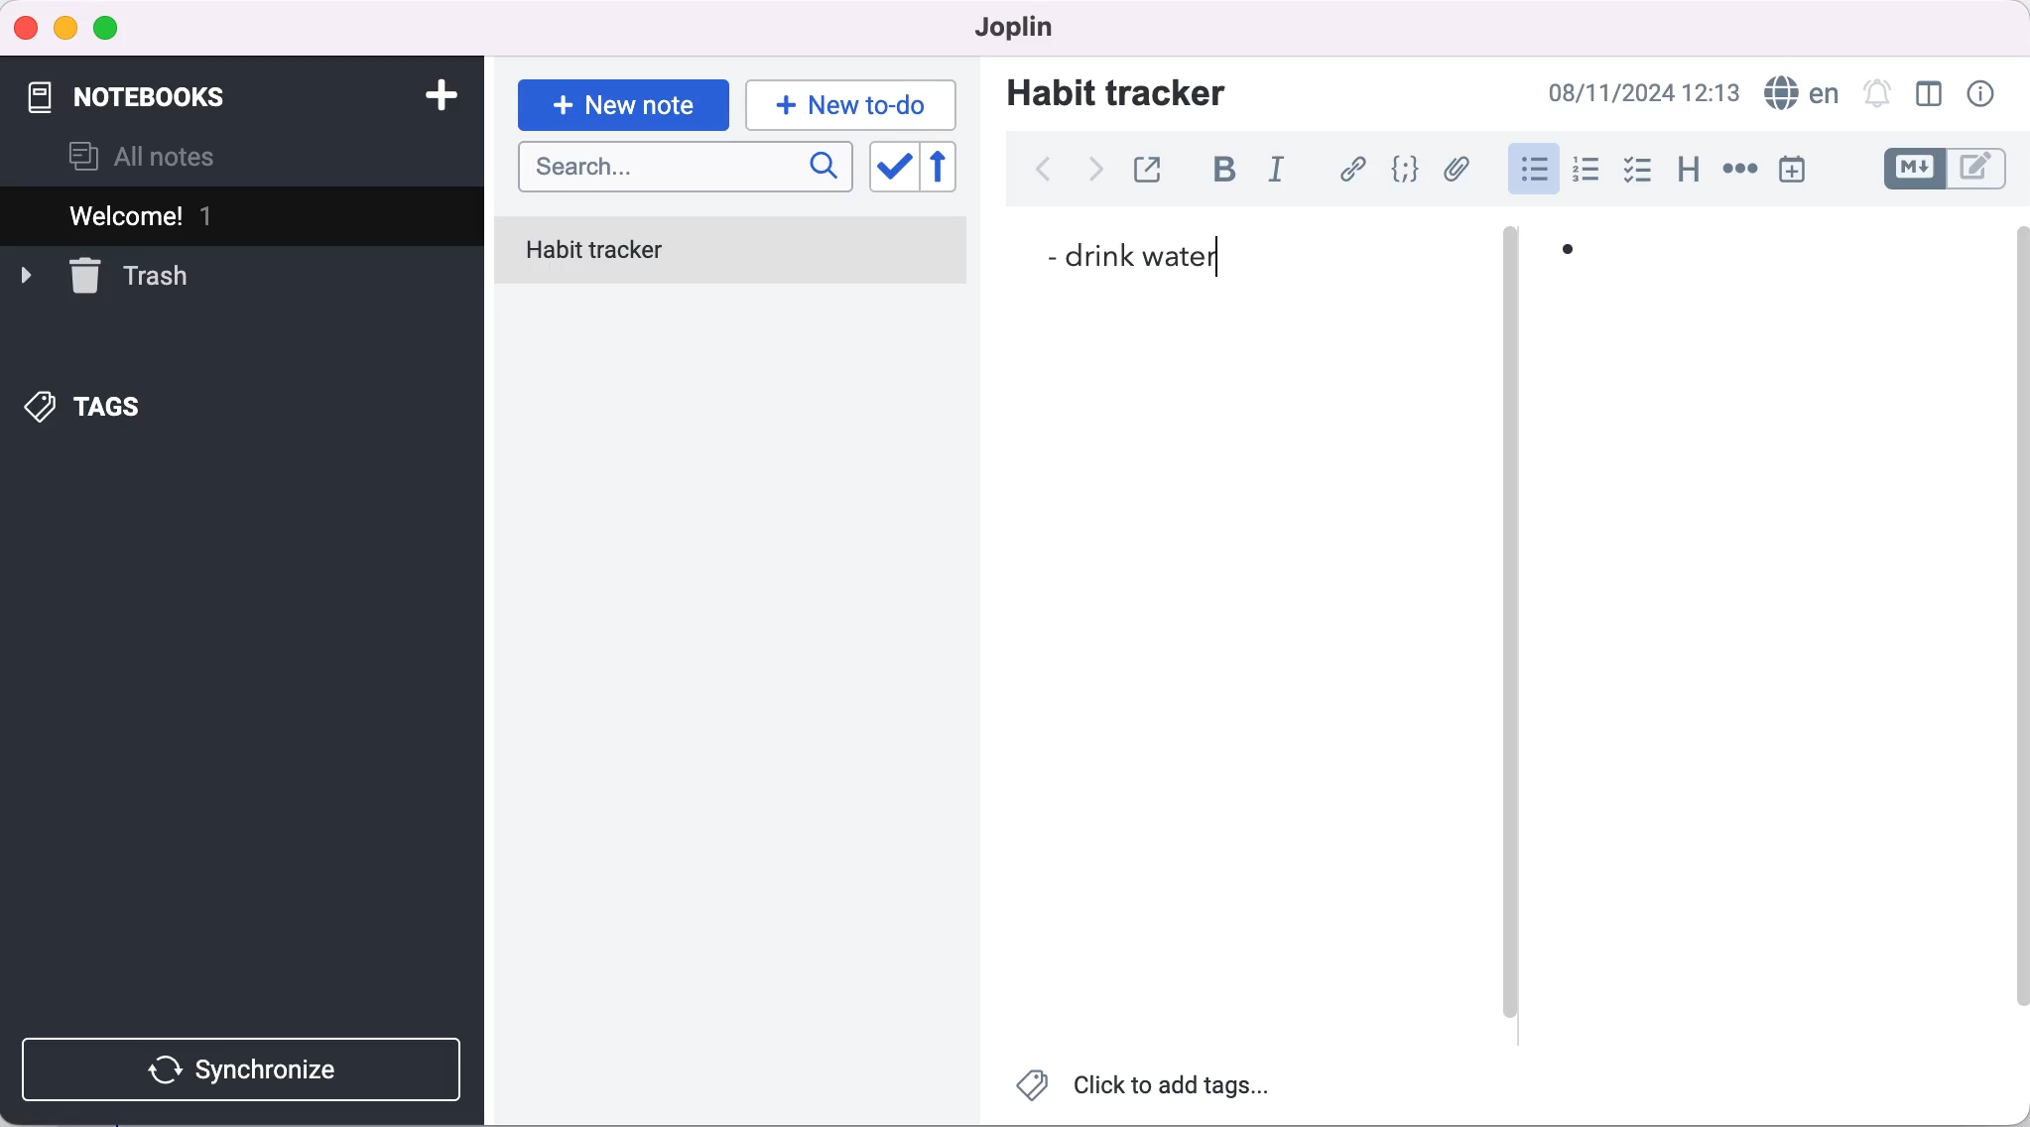  I want to click on habit tracker, so click(1116, 91).